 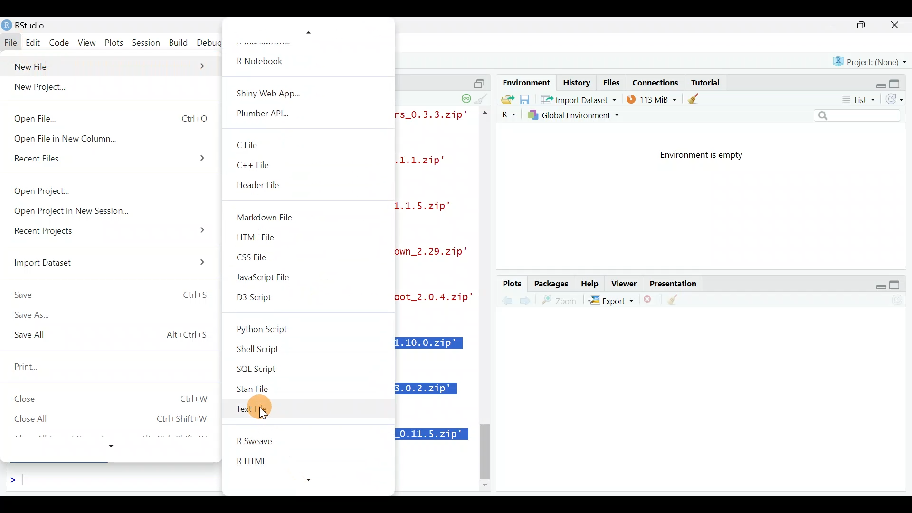 I want to click on Restore down, so click(x=877, y=82).